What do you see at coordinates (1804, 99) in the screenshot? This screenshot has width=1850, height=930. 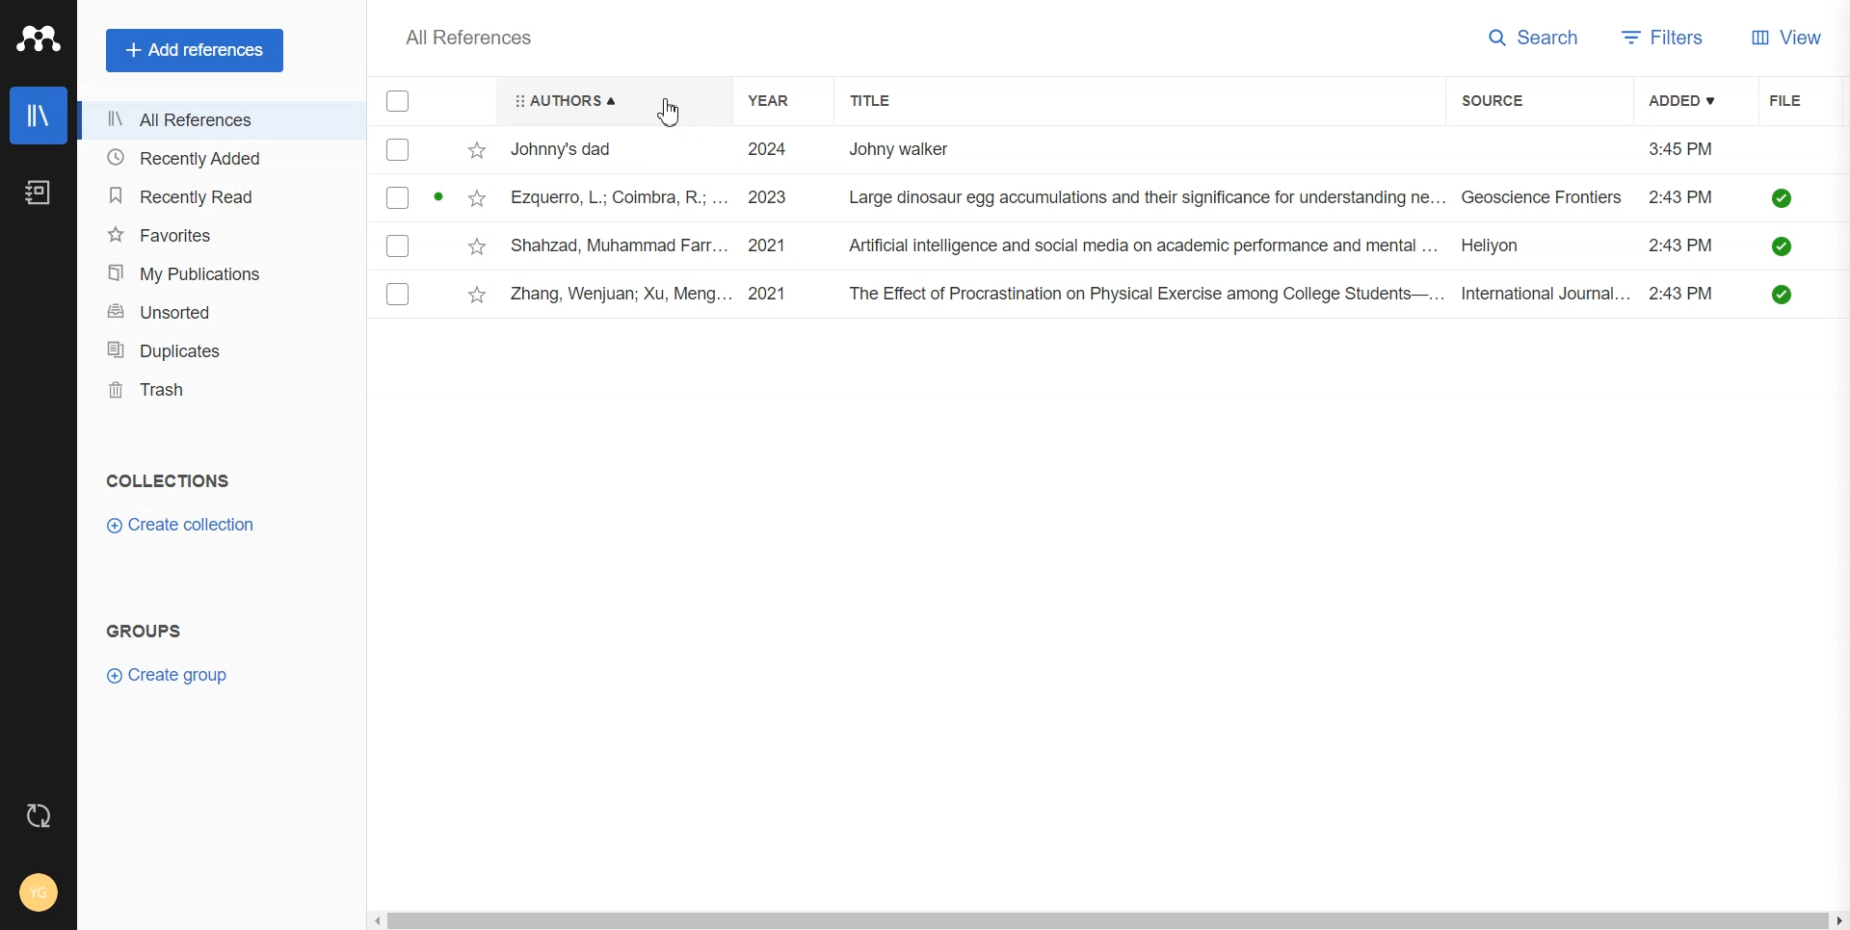 I see `File` at bounding box center [1804, 99].